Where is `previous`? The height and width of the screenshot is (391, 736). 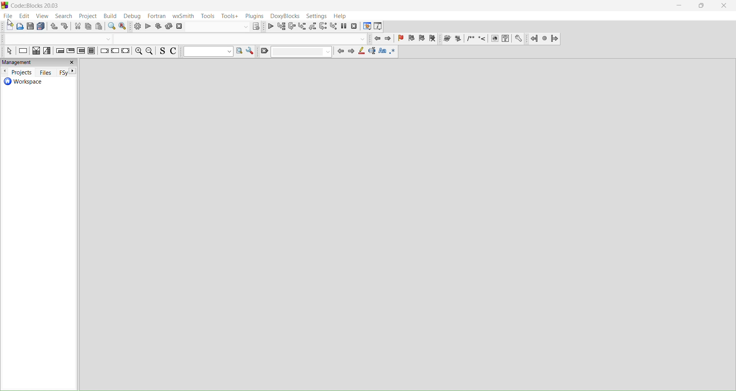
previous is located at coordinates (5, 72).